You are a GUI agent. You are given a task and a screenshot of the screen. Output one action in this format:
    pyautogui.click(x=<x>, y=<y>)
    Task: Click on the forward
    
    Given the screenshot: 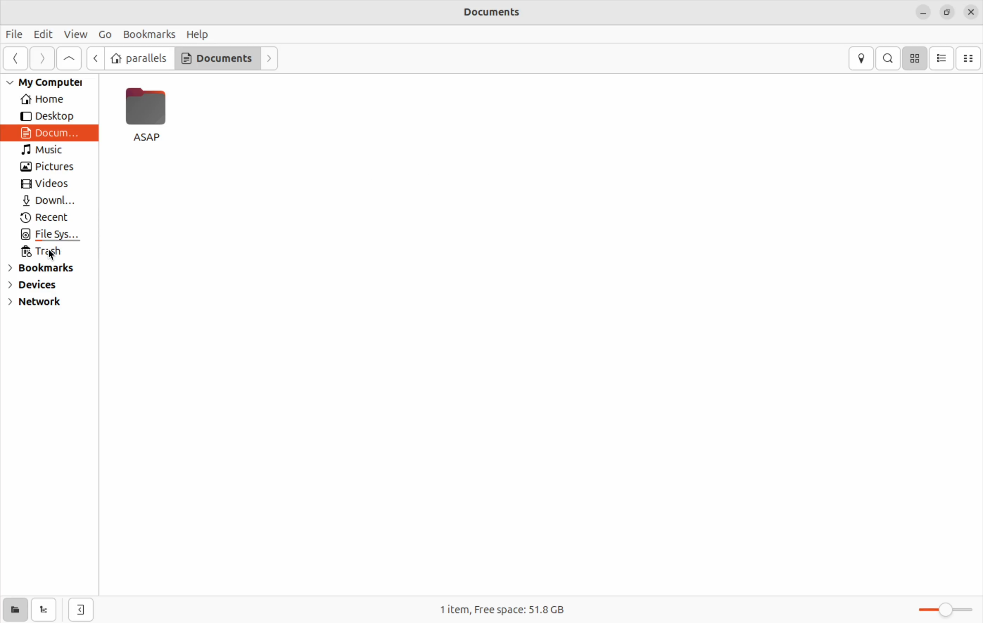 What is the action you would take?
    pyautogui.click(x=269, y=56)
    